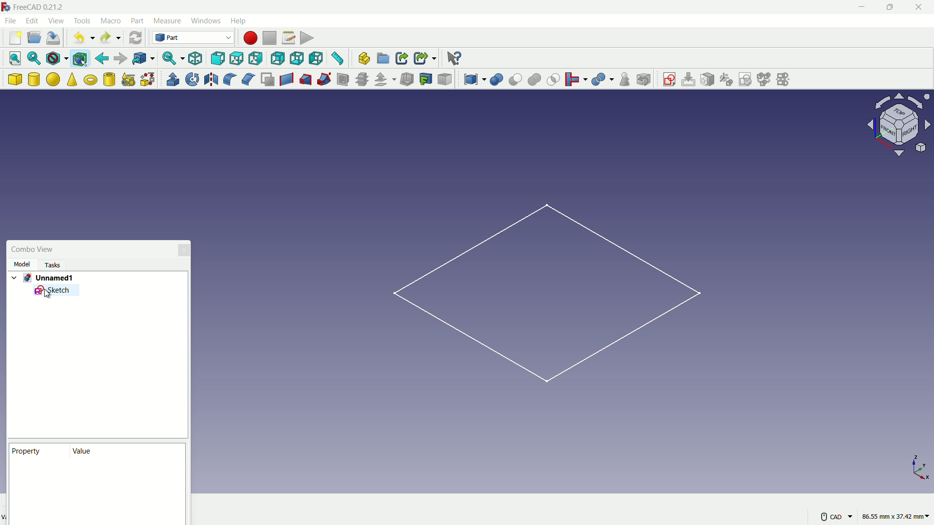 This screenshot has height=525, width=934. I want to click on check geometry, so click(626, 79).